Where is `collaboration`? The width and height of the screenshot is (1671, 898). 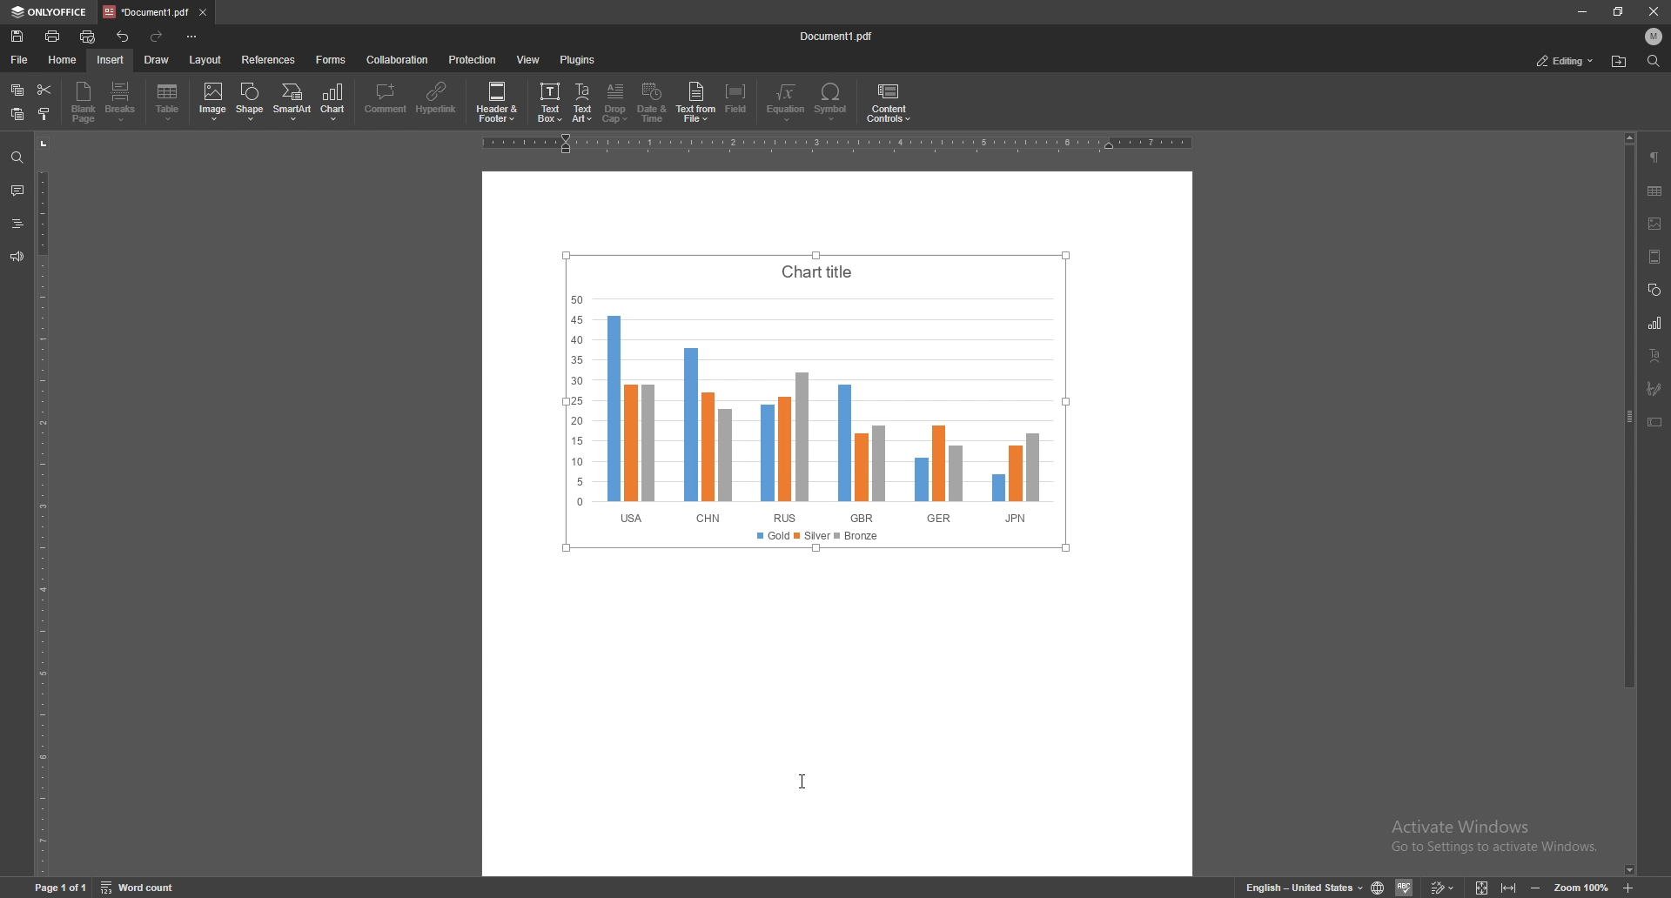 collaboration is located at coordinates (399, 60).